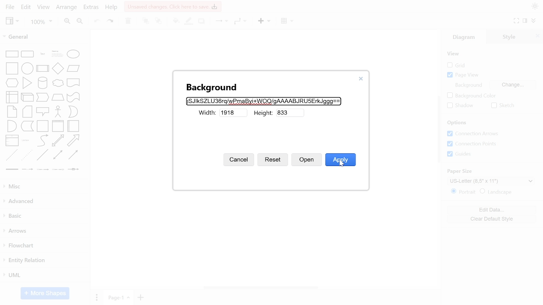 Image resolution: width=543 pixels, height=305 pixels. What do you see at coordinates (8, 7) in the screenshot?
I see `File` at bounding box center [8, 7].